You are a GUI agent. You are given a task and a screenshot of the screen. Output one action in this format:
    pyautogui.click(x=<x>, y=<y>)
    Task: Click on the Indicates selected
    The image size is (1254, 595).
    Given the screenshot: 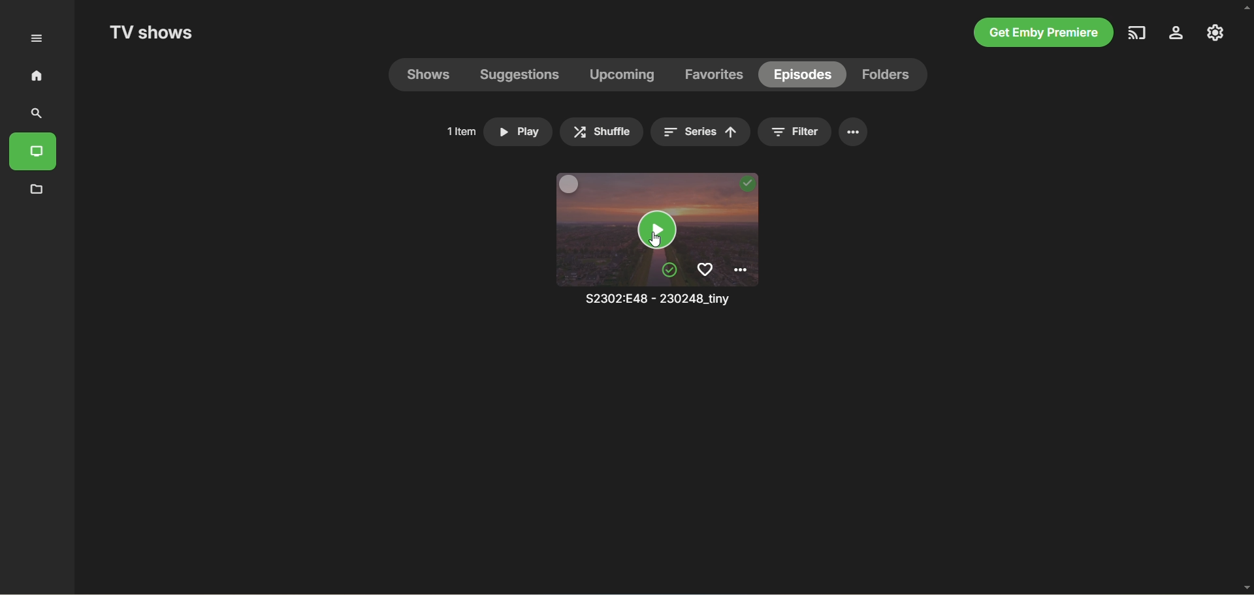 What is the action you would take?
    pyautogui.click(x=669, y=270)
    